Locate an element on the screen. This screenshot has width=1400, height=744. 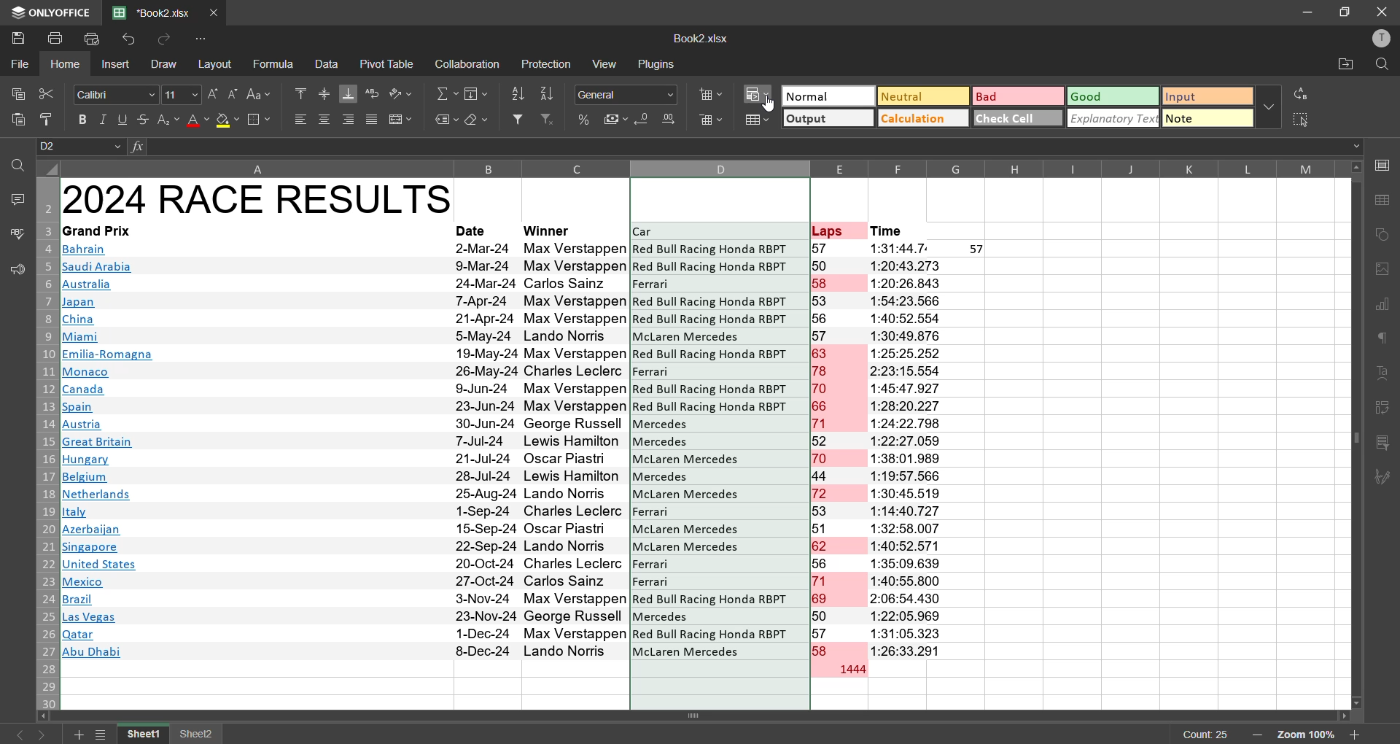
previous is located at coordinates (16, 735).